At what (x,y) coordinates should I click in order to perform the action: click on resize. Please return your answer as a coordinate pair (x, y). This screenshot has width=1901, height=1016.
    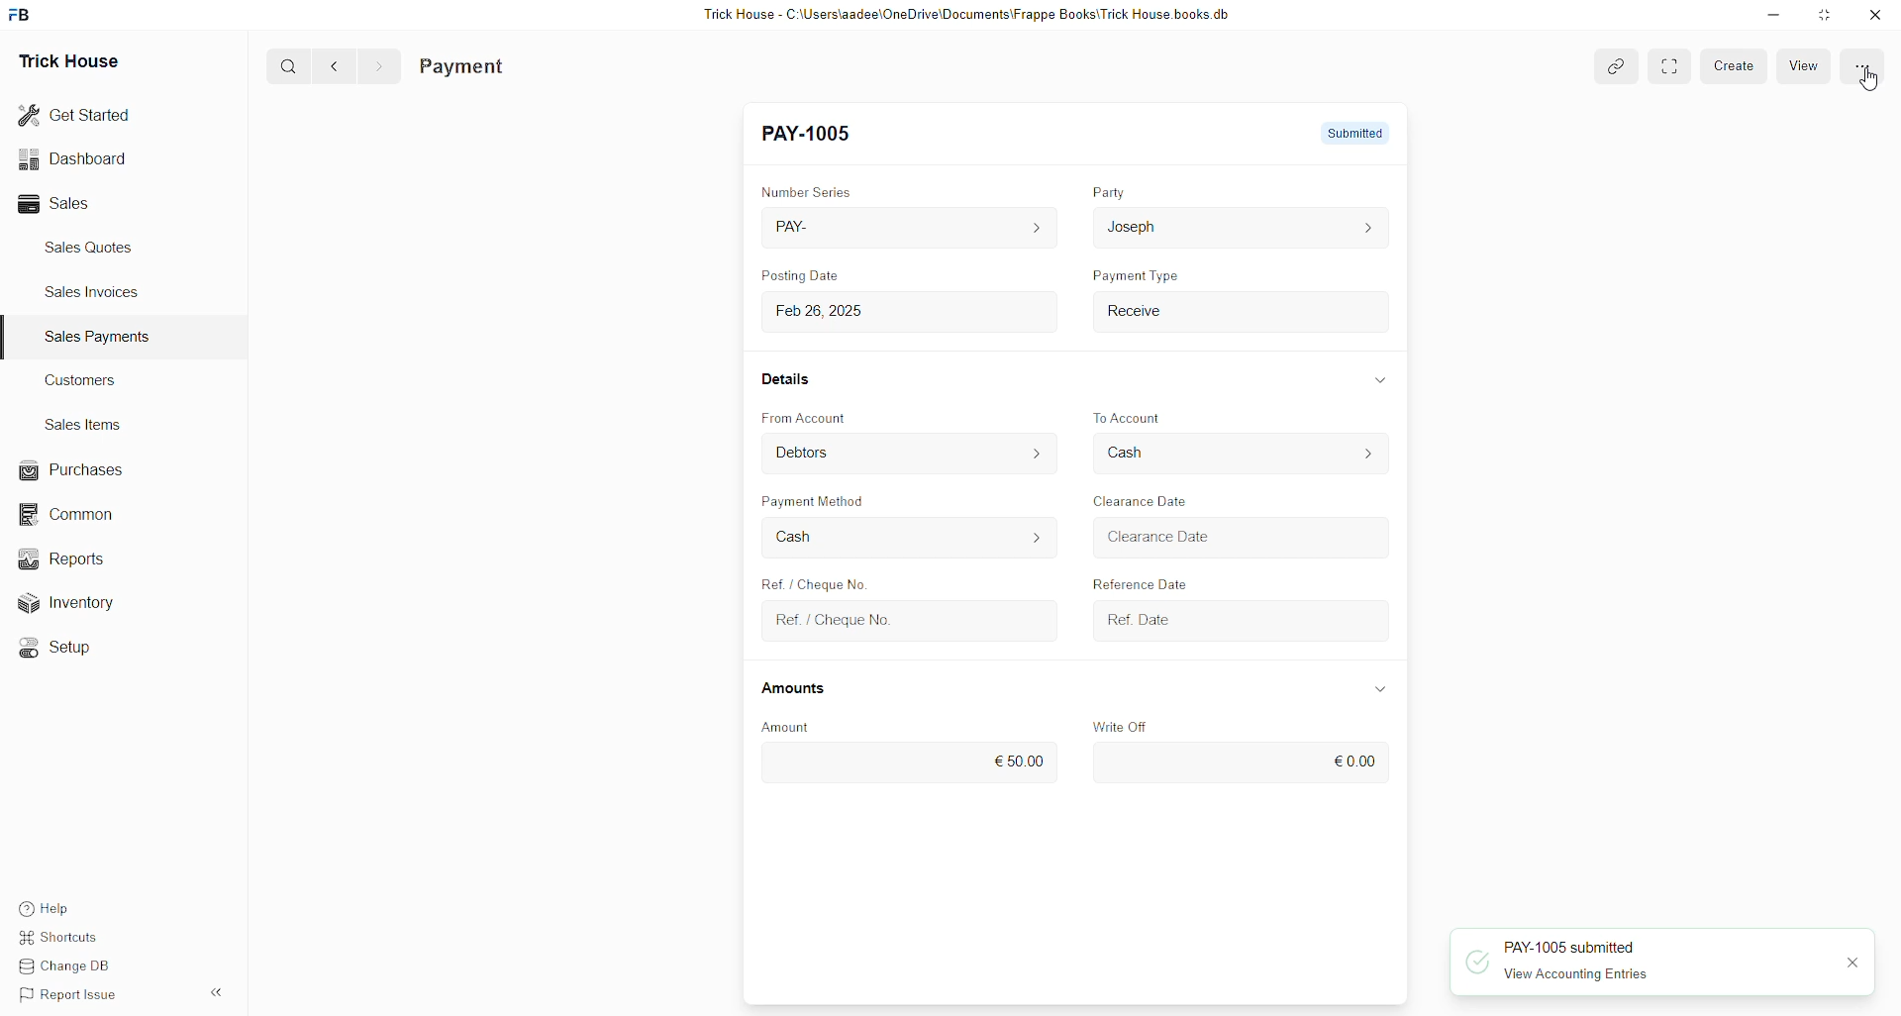
    Looking at the image, I should click on (1826, 15).